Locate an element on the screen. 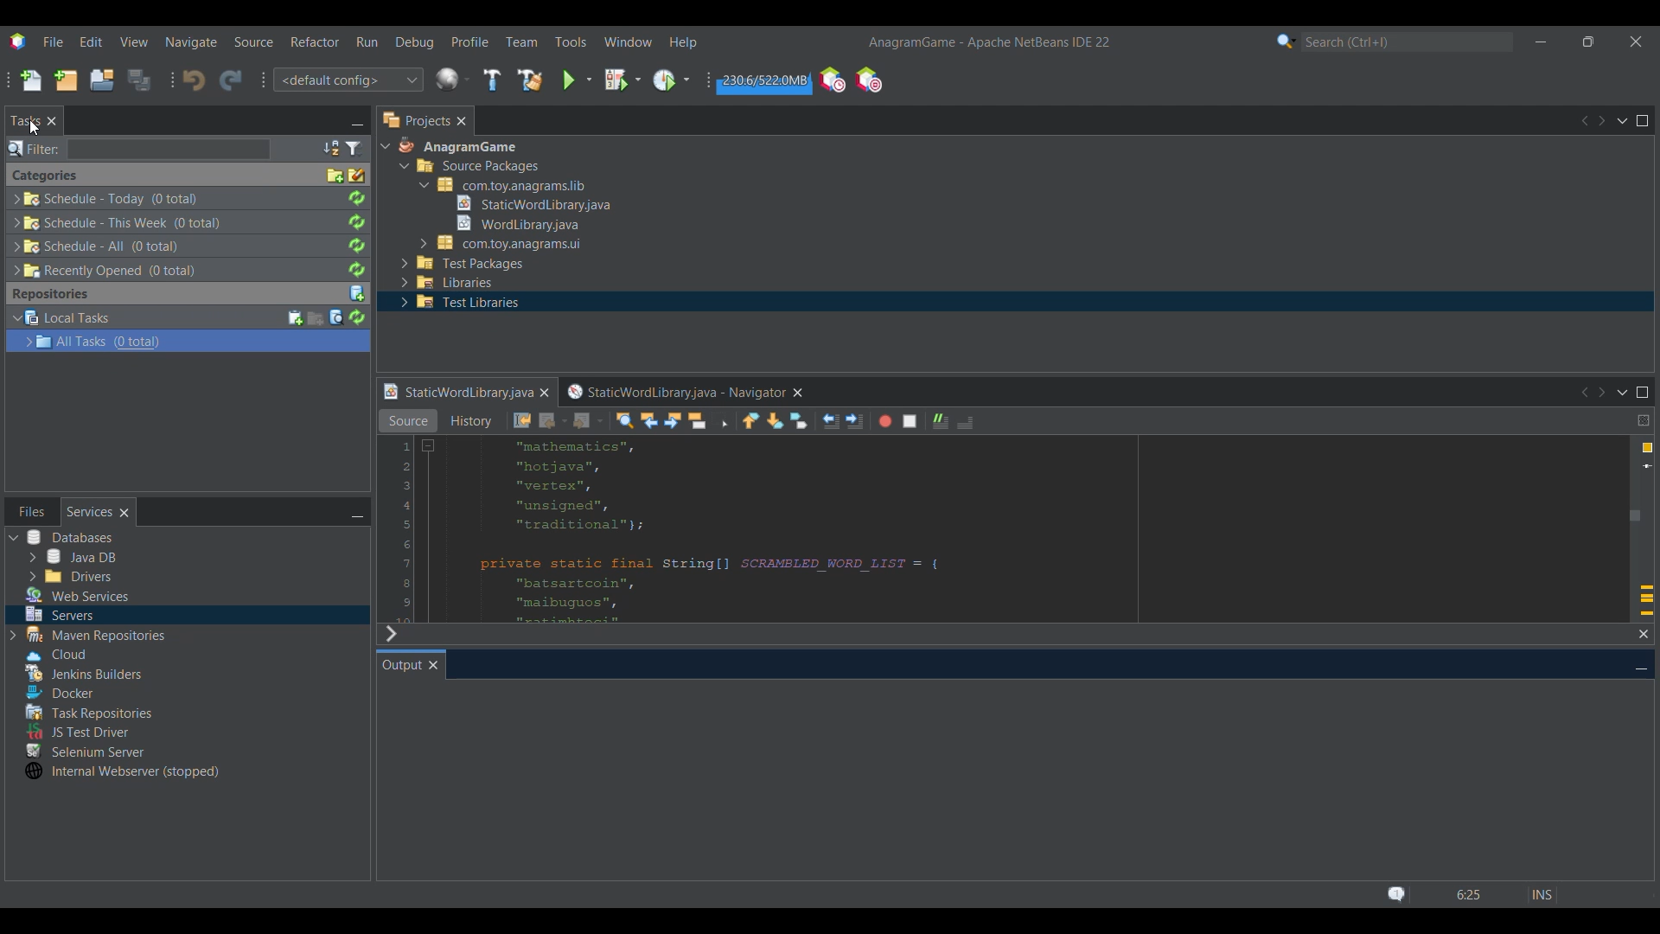   is located at coordinates (86, 749).